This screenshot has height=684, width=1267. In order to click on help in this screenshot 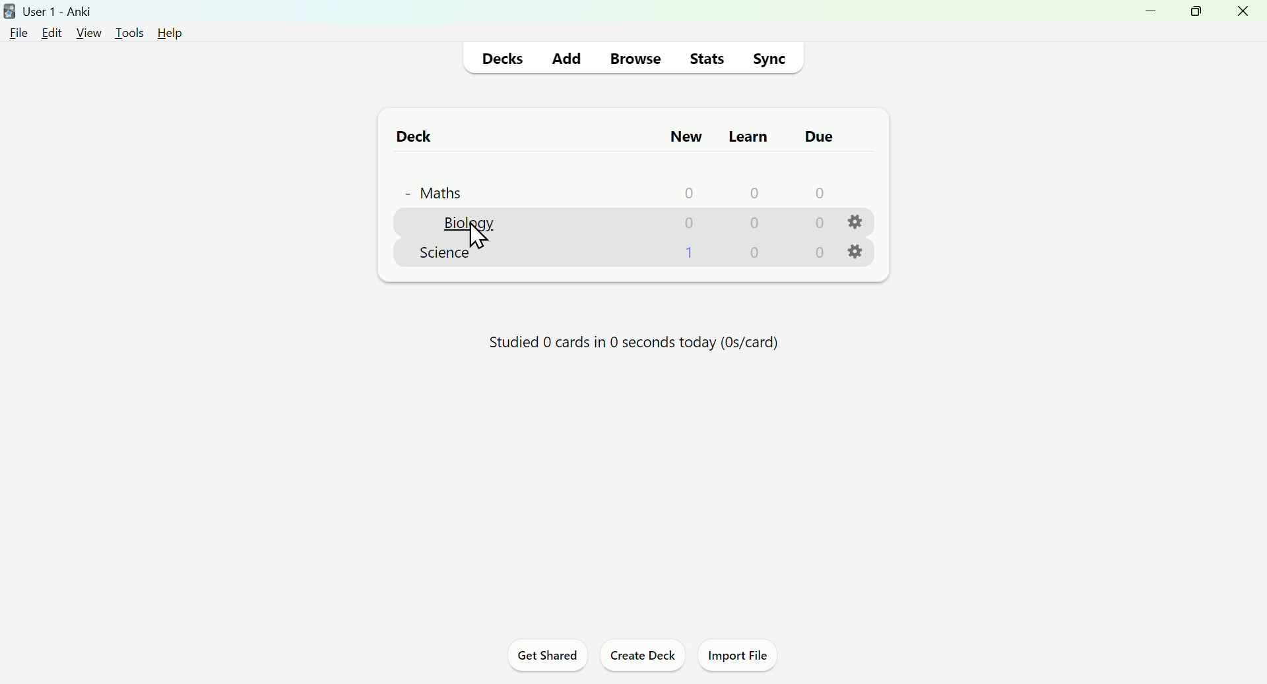, I will do `click(172, 35)`.